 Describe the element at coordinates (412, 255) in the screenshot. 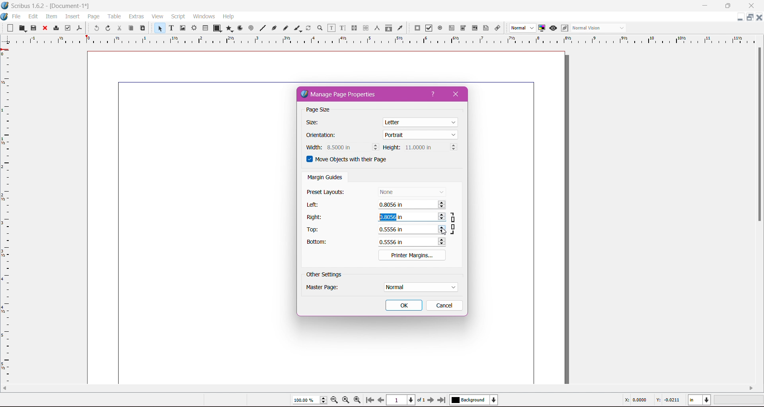

I see `Printer Margins` at that location.